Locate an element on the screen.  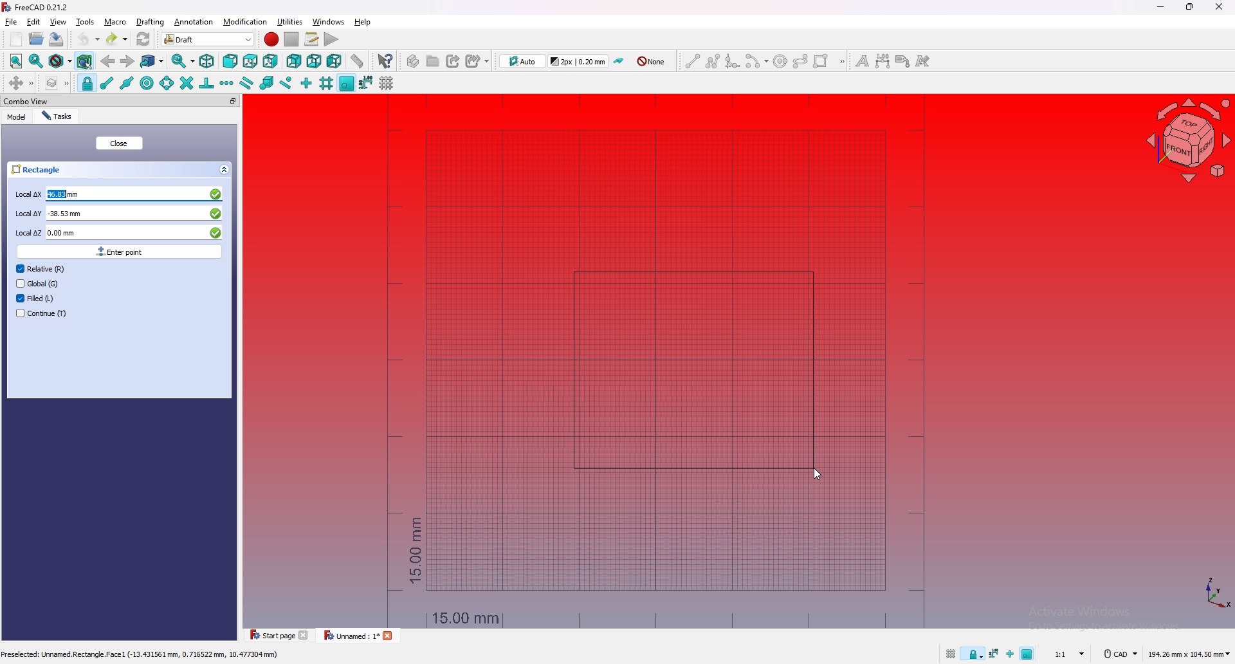
snap ortho is located at coordinates (306, 84).